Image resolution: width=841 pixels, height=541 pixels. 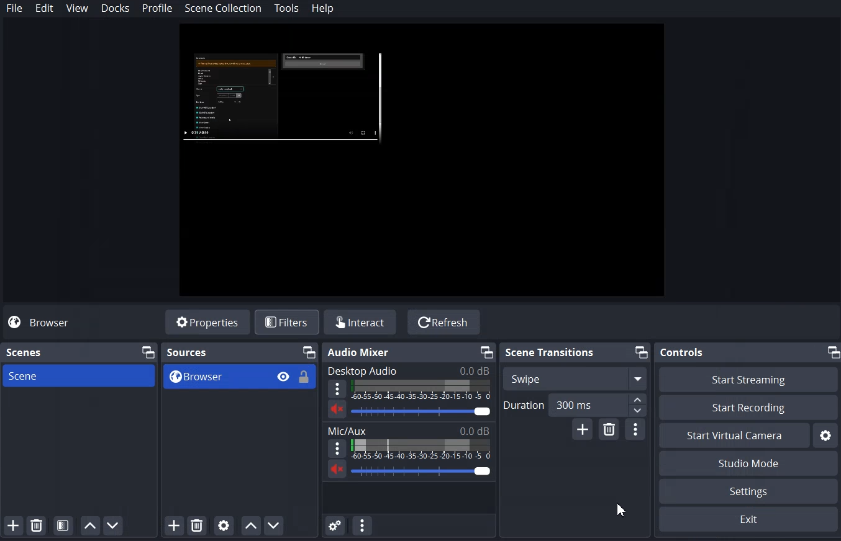 What do you see at coordinates (749, 379) in the screenshot?
I see `Start Streaming` at bounding box center [749, 379].